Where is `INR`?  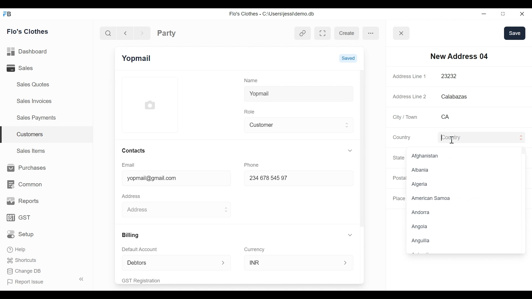
INR is located at coordinates (293, 262).